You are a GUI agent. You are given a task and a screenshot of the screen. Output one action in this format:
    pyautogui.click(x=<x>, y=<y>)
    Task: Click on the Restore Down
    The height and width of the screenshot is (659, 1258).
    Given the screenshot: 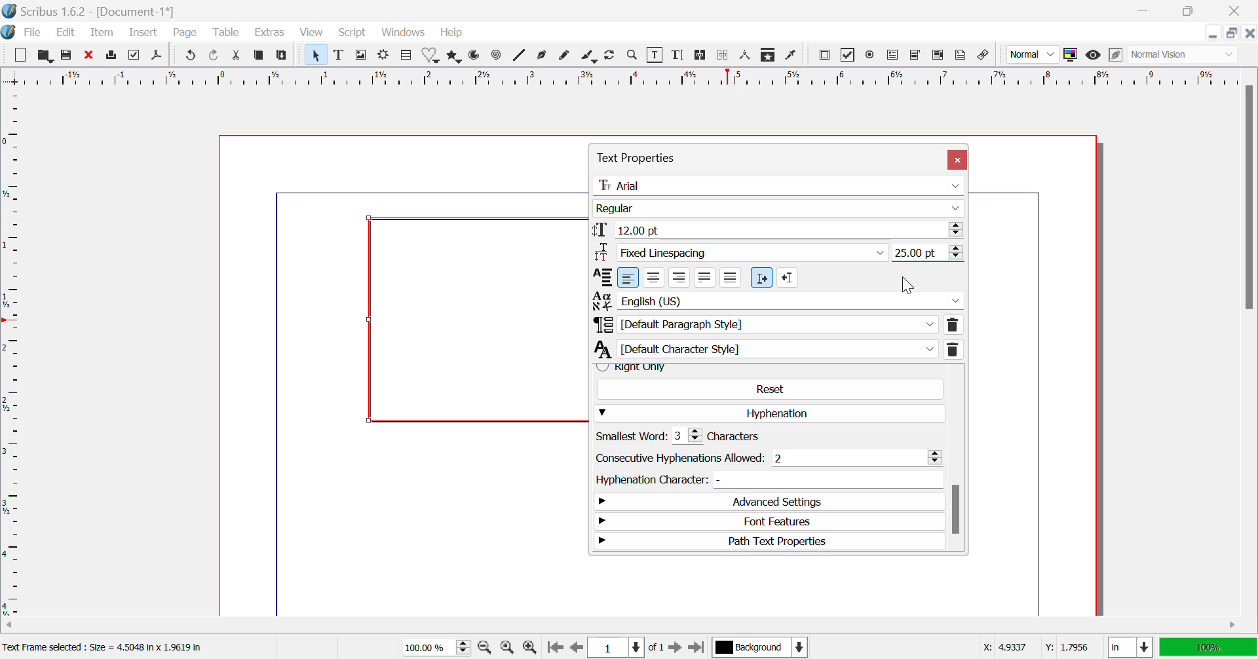 What is the action you would take?
    pyautogui.click(x=1147, y=10)
    